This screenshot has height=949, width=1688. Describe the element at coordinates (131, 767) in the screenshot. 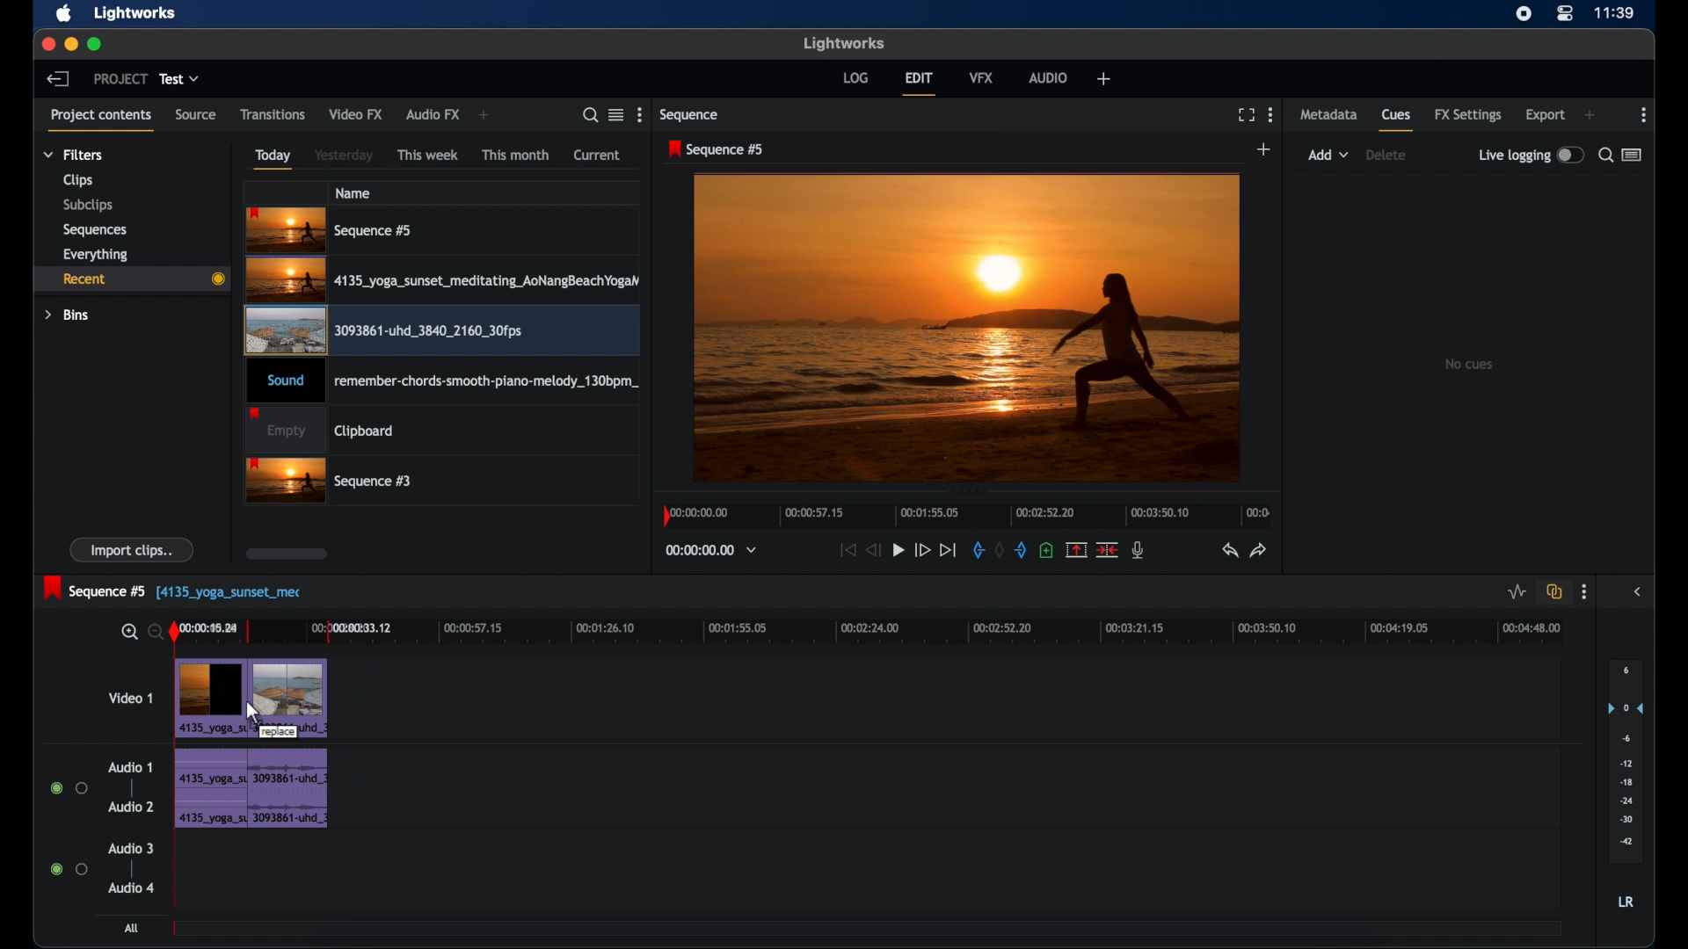

I see `audio 1` at that location.